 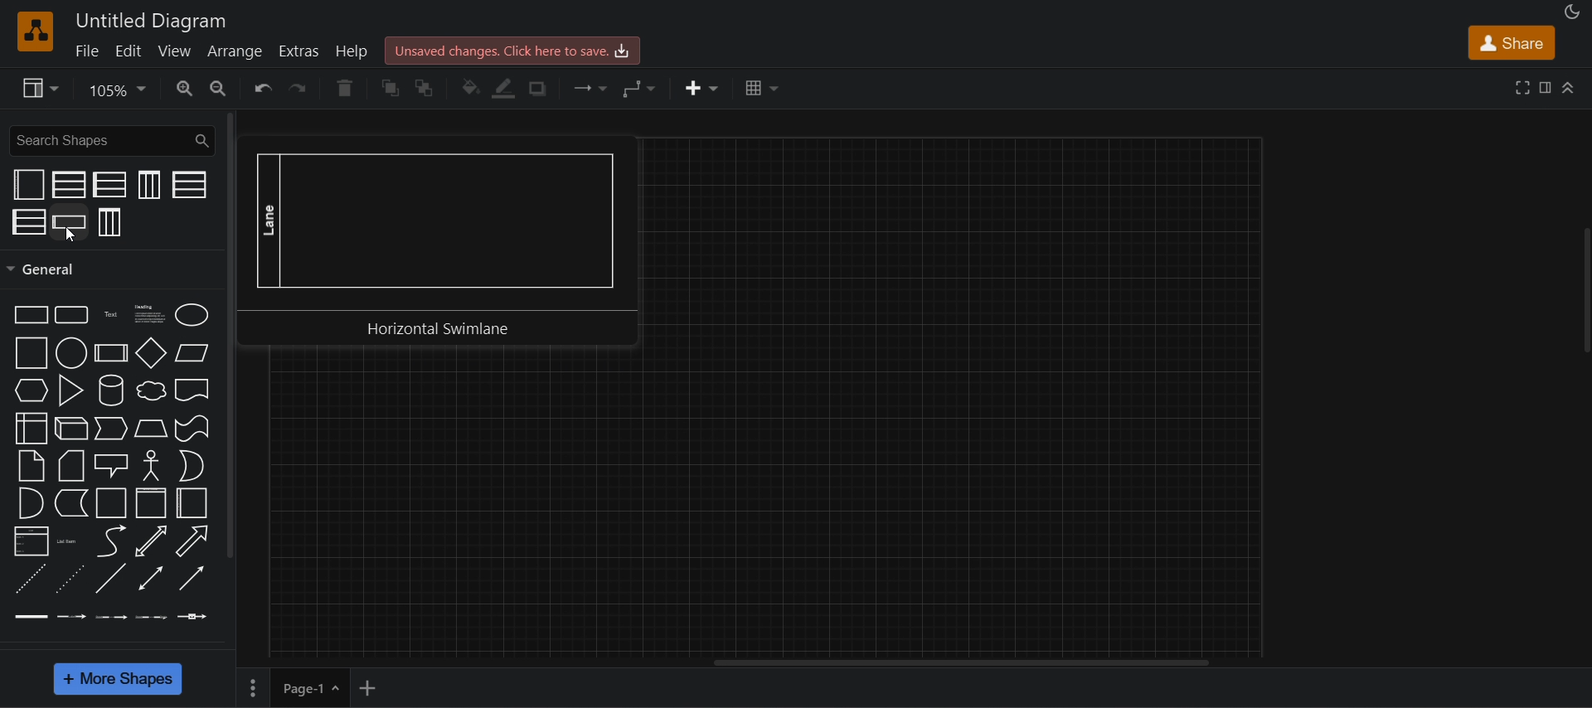 I want to click on appearance, so click(x=1570, y=12).